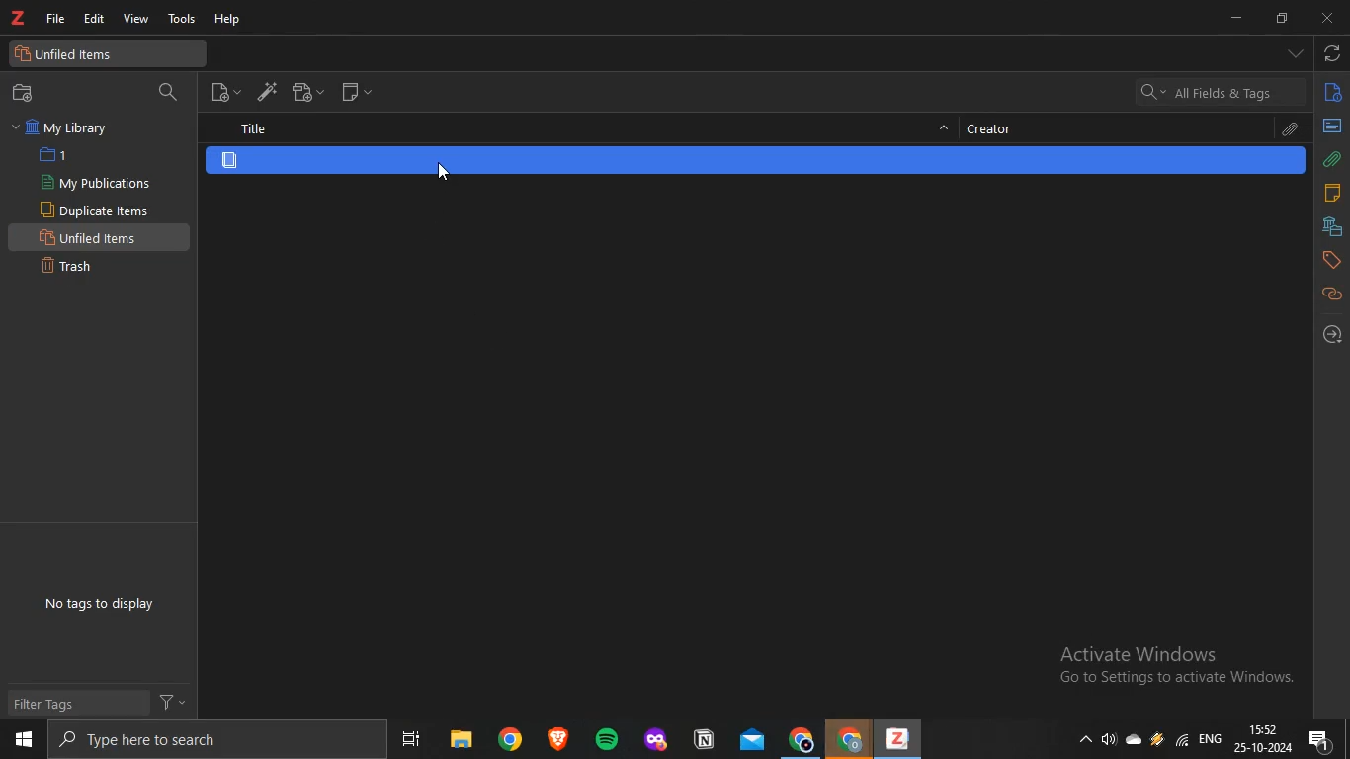 The width and height of the screenshot is (1350, 759). Describe the element at coordinates (24, 741) in the screenshot. I see `start` at that location.